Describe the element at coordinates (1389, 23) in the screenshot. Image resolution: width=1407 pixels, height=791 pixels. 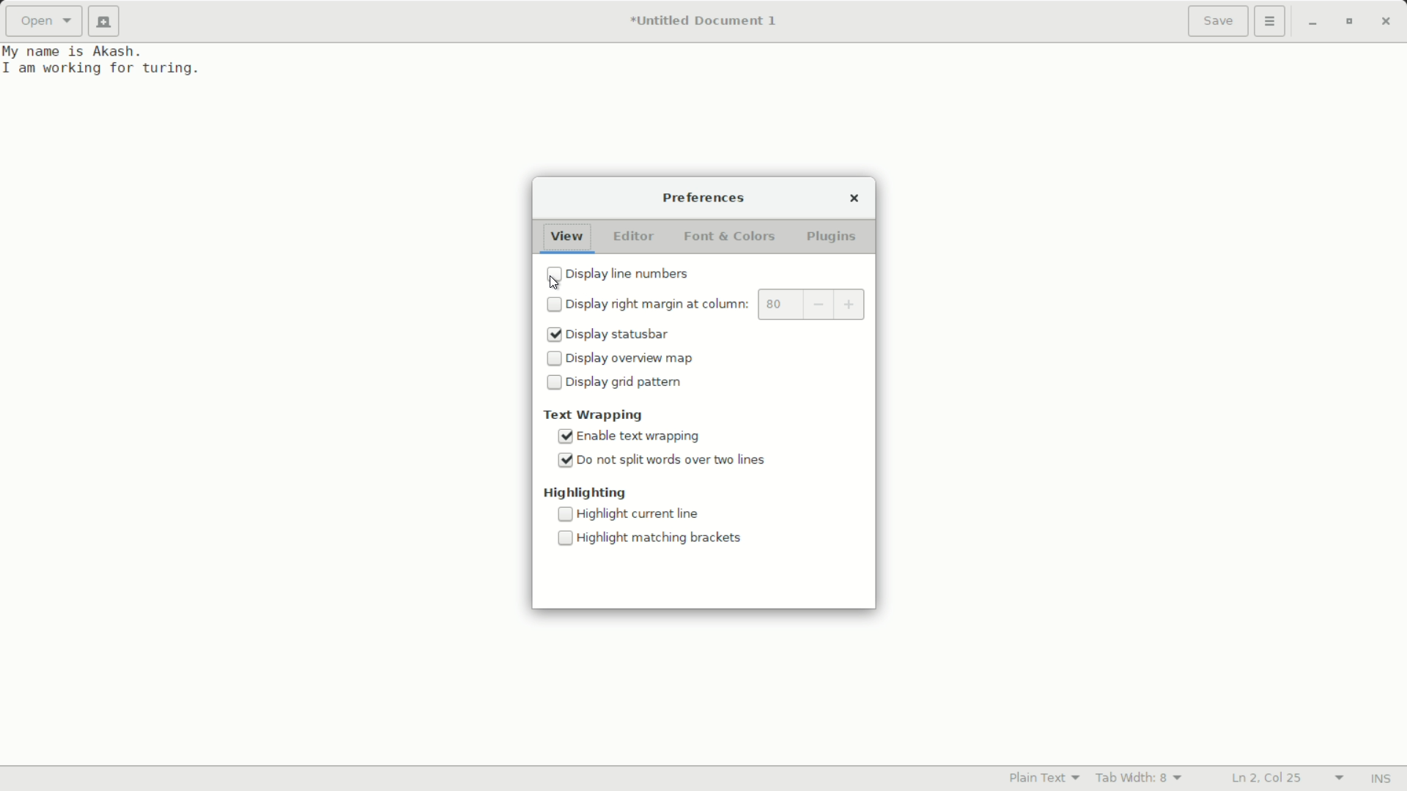
I see `close app` at that location.